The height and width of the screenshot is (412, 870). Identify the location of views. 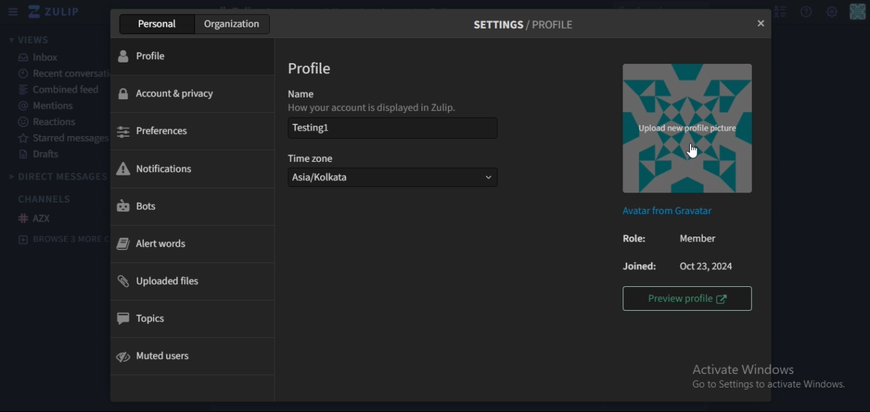
(33, 39).